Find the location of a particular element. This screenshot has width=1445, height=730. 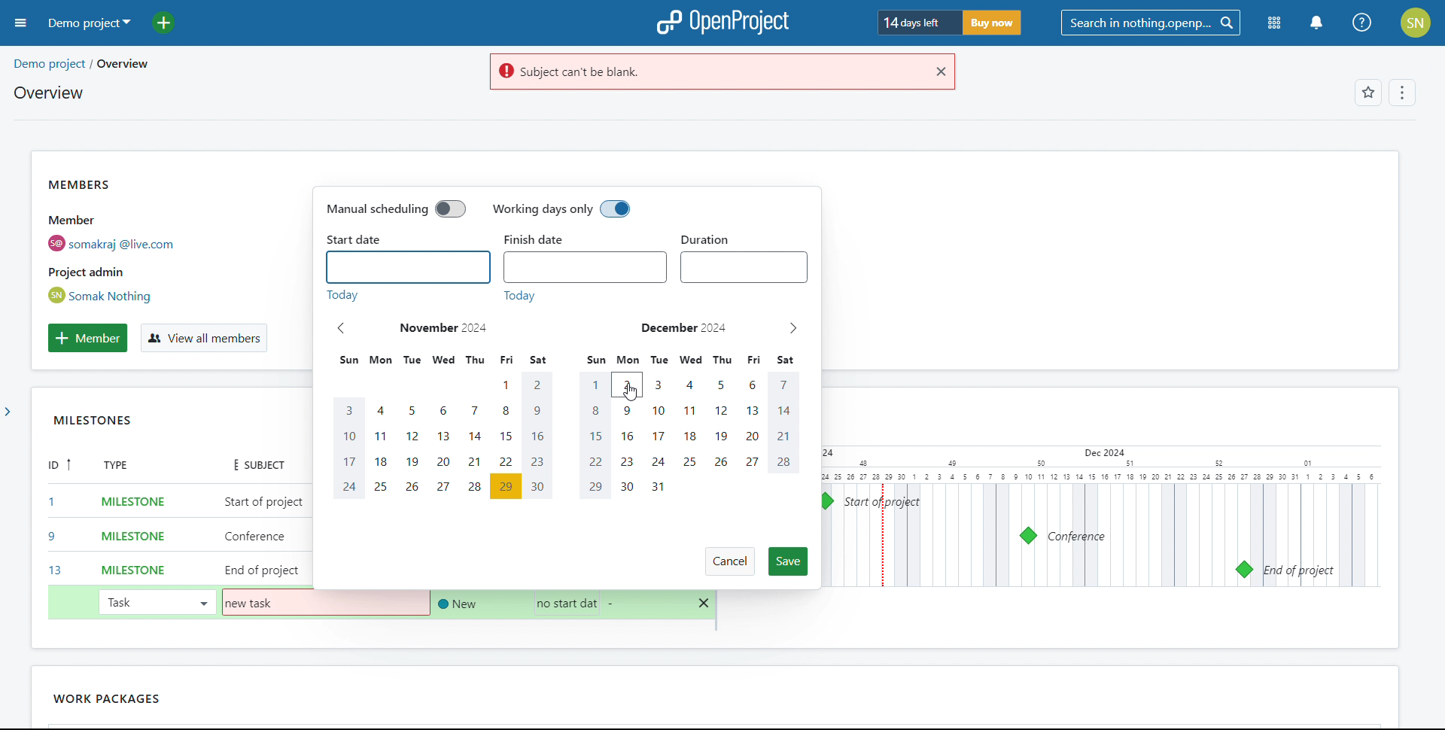

finish date is located at coordinates (586, 267).